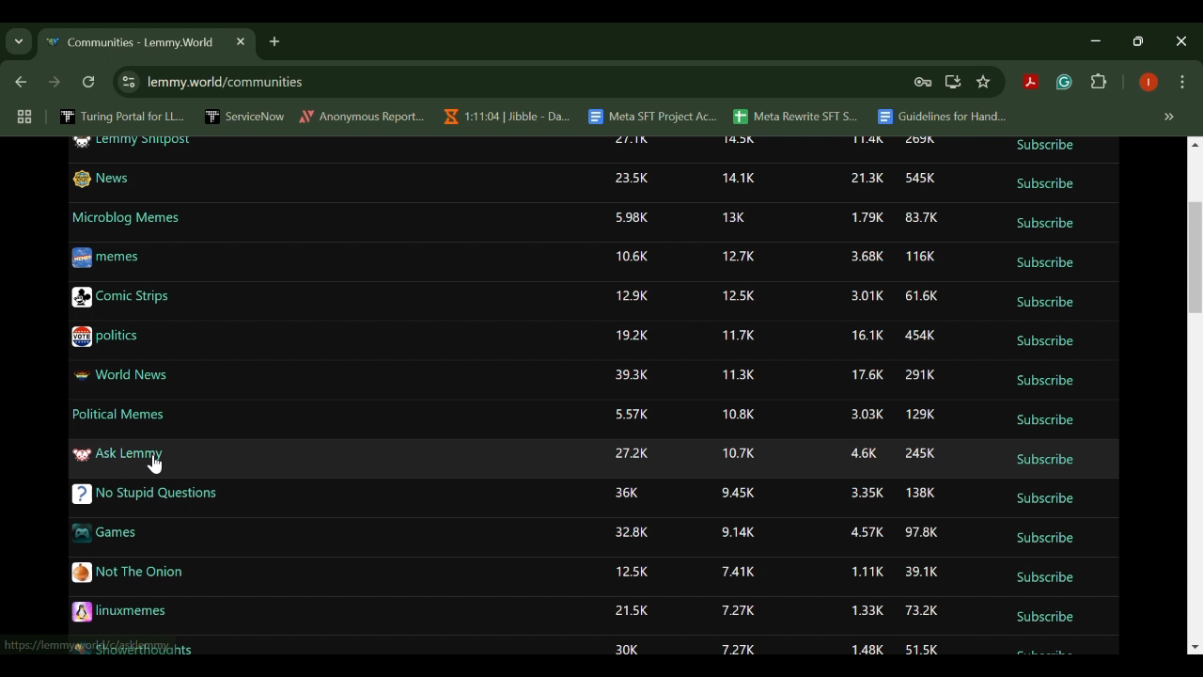  Describe the element at coordinates (866, 417) in the screenshot. I see `3.03K` at that location.